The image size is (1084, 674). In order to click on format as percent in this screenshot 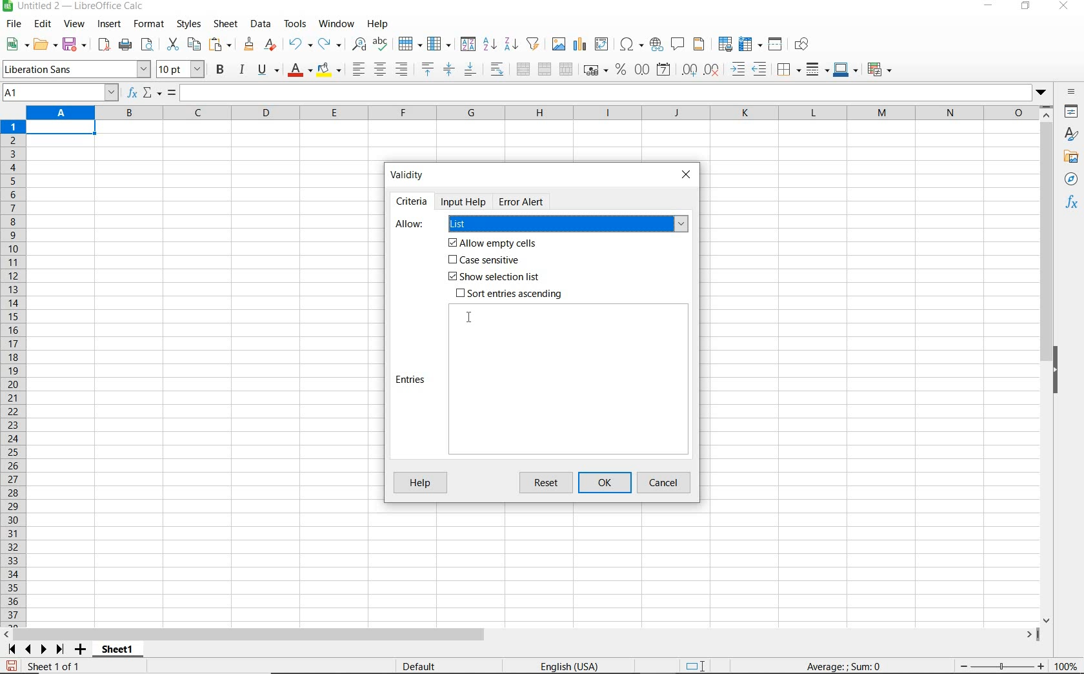, I will do `click(621, 70)`.